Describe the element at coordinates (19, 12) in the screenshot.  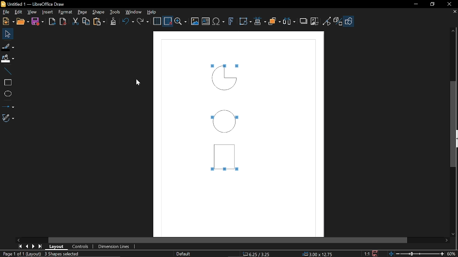
I see `Edit` at that location.